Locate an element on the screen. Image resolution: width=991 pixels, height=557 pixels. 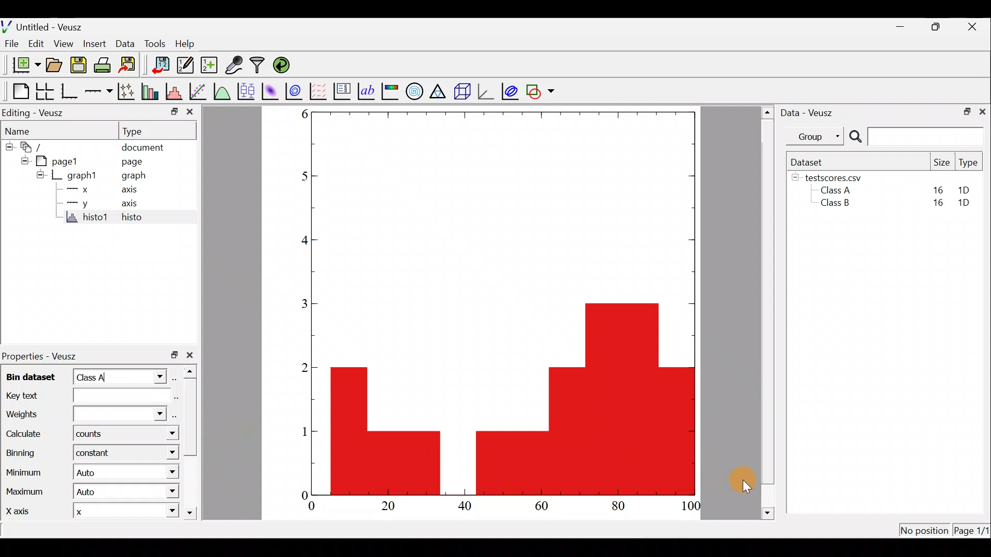
close is located at coordinates (191, 355).